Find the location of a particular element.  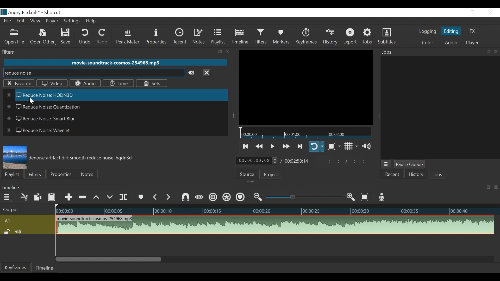

A1 is located at coordinates (26, 220).